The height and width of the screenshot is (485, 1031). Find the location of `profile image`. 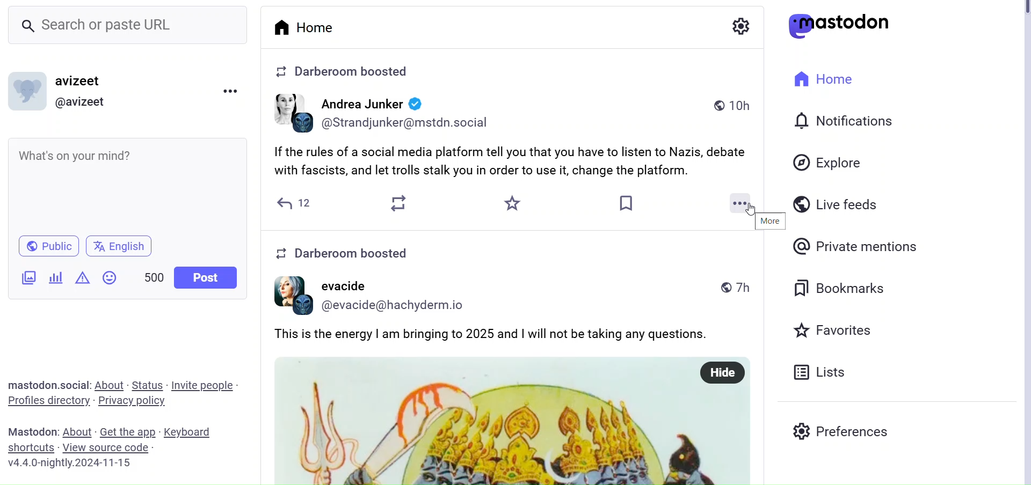

profile image is located at coordinates (291, 114).